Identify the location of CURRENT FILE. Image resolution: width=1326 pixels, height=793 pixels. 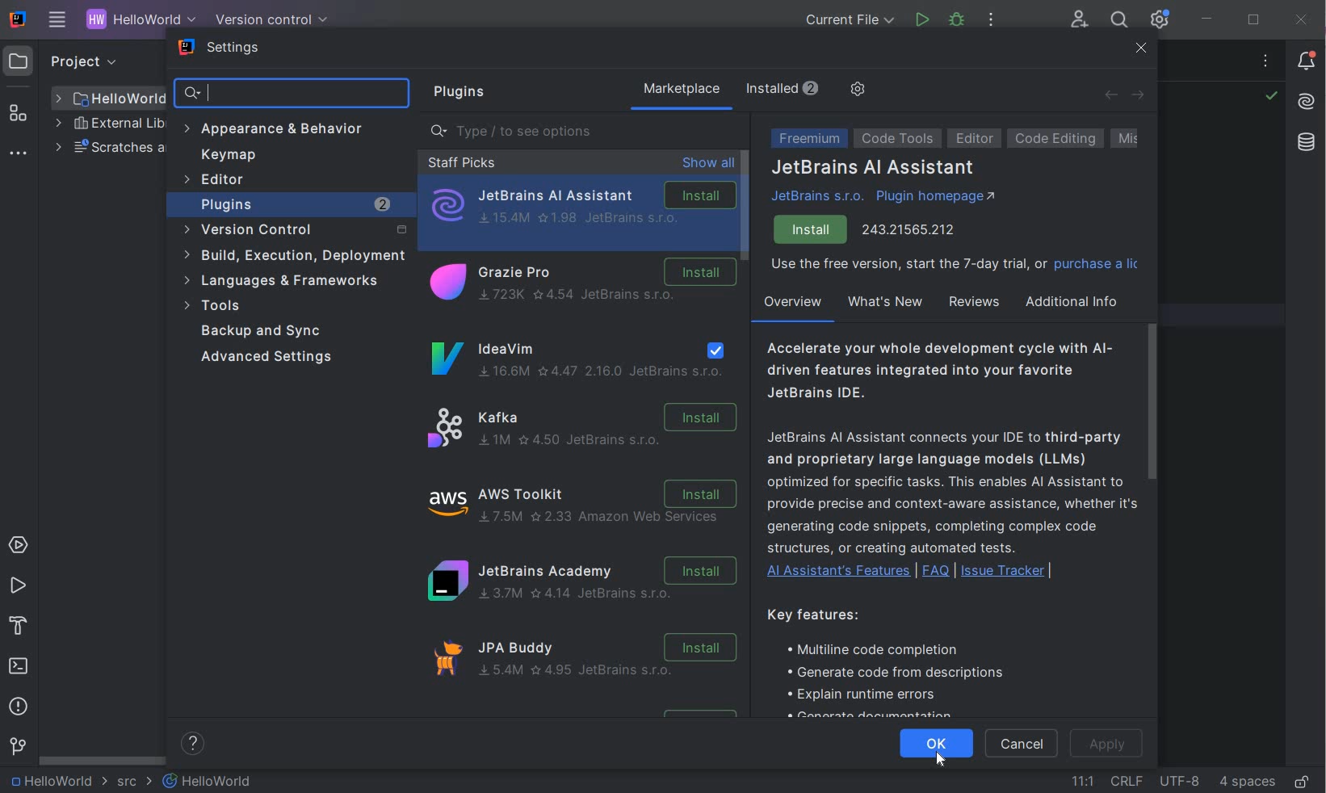
(850, 22).